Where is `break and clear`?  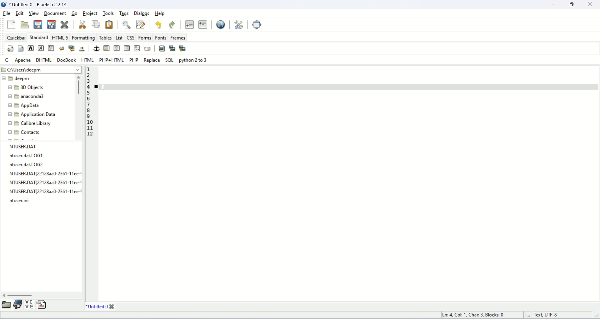
break and clear is located at coordinates (72, 49).